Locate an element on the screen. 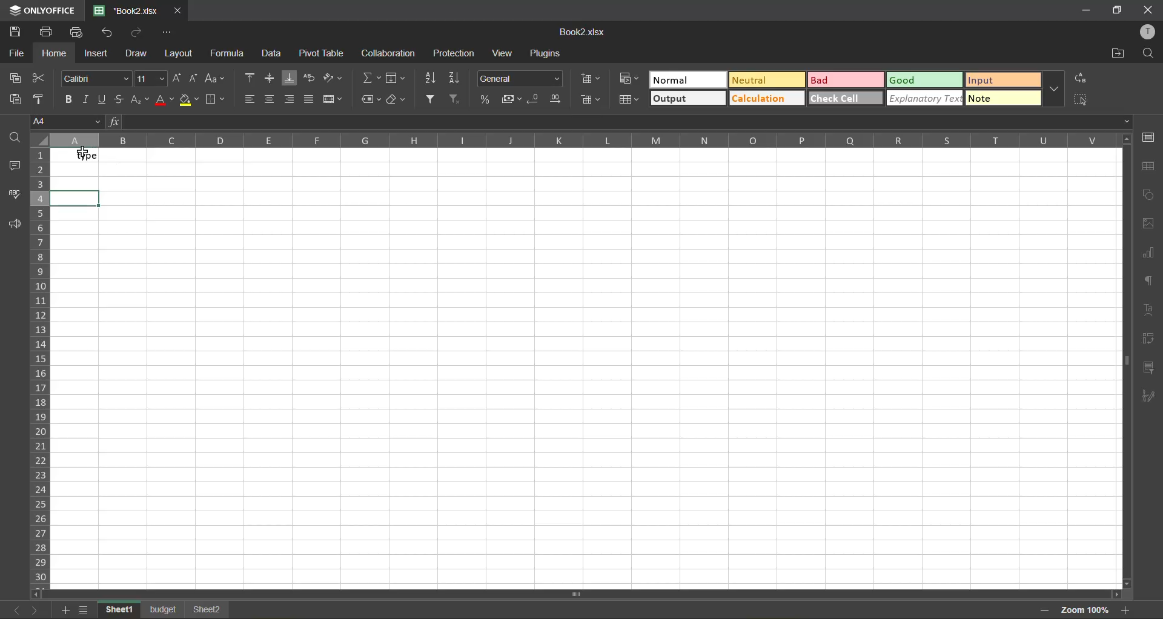 Image resolution: width=1163 pixels, height=619 pixels. paragraph is located at coordinates (1148, 283).